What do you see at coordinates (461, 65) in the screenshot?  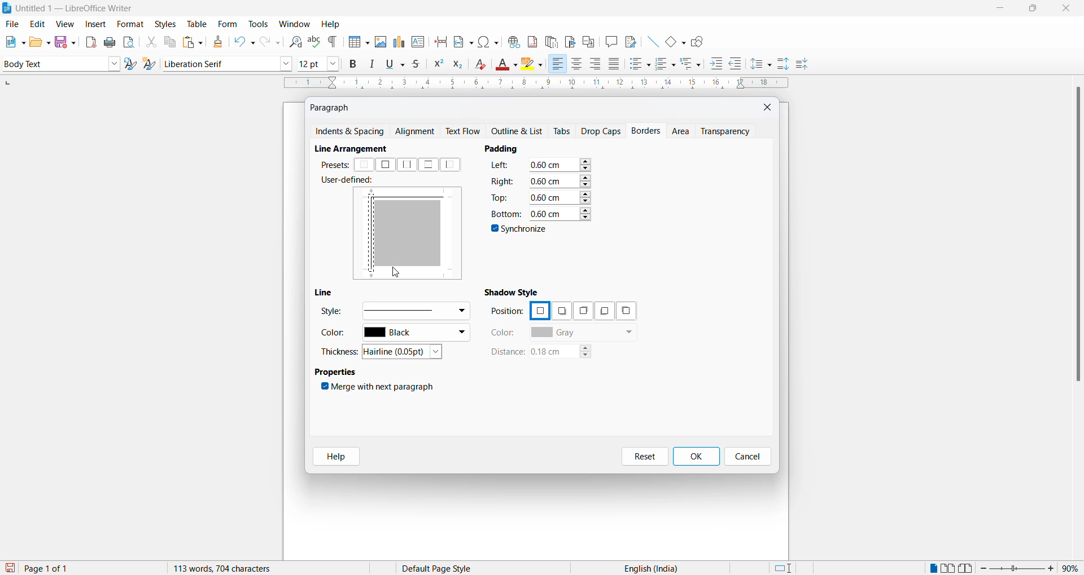 I see `subscript` at bounding box center [461, 65].